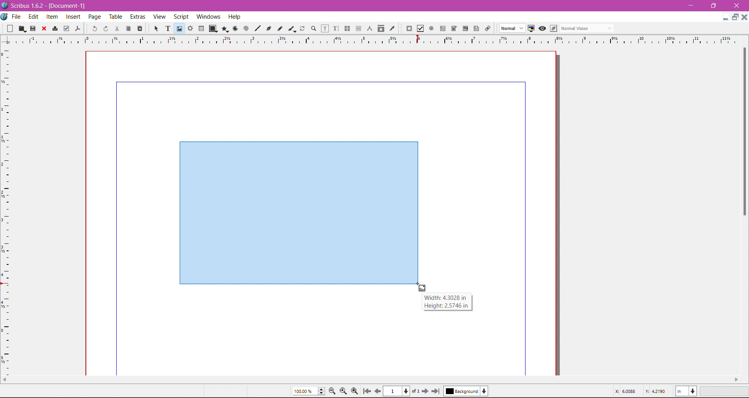  I want to click on Help, so click(234, 17).